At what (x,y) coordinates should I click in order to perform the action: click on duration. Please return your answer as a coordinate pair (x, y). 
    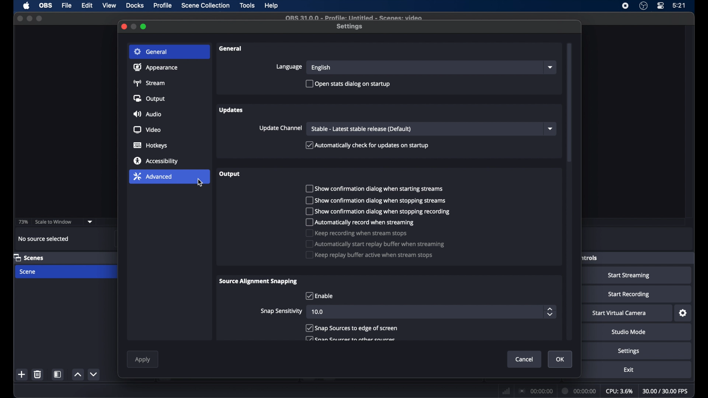
    Looking at the image, I should click on (580, 390).